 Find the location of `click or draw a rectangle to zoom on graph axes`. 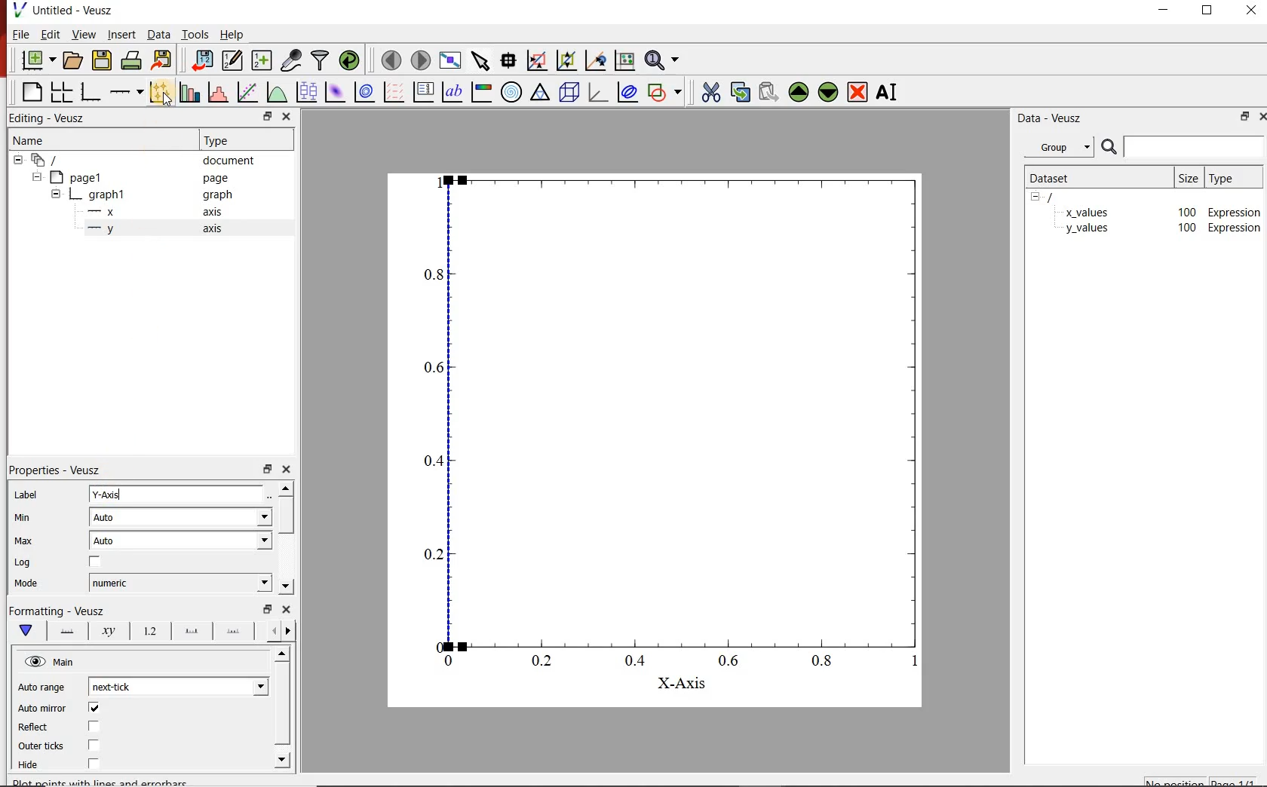

click or draw a rectangle to zoom on graph axes is located at coordinates (537, 60).